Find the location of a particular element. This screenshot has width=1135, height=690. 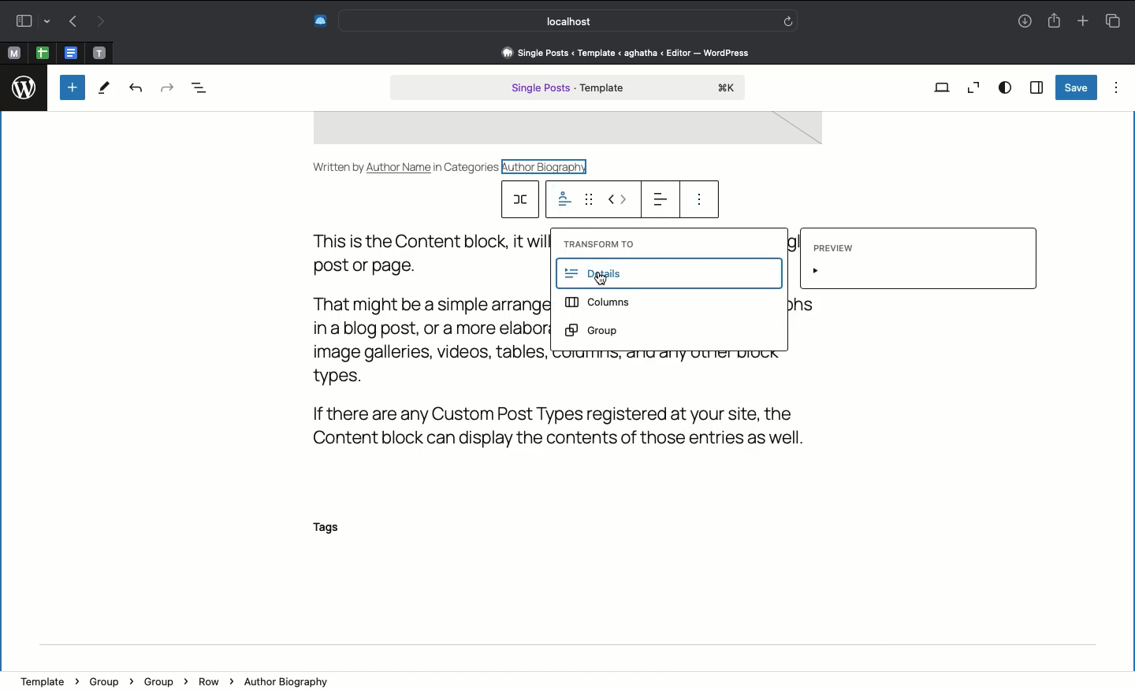

Download is located at coordinates (1022, 22).